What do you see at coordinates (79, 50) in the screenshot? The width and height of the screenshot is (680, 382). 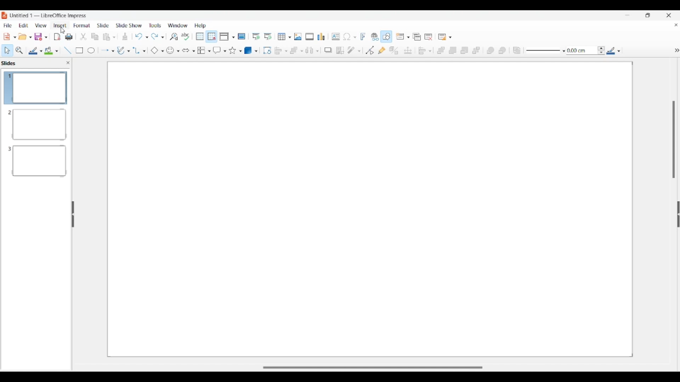 I see `Insert rectangle` at bounding box center [79, 50].